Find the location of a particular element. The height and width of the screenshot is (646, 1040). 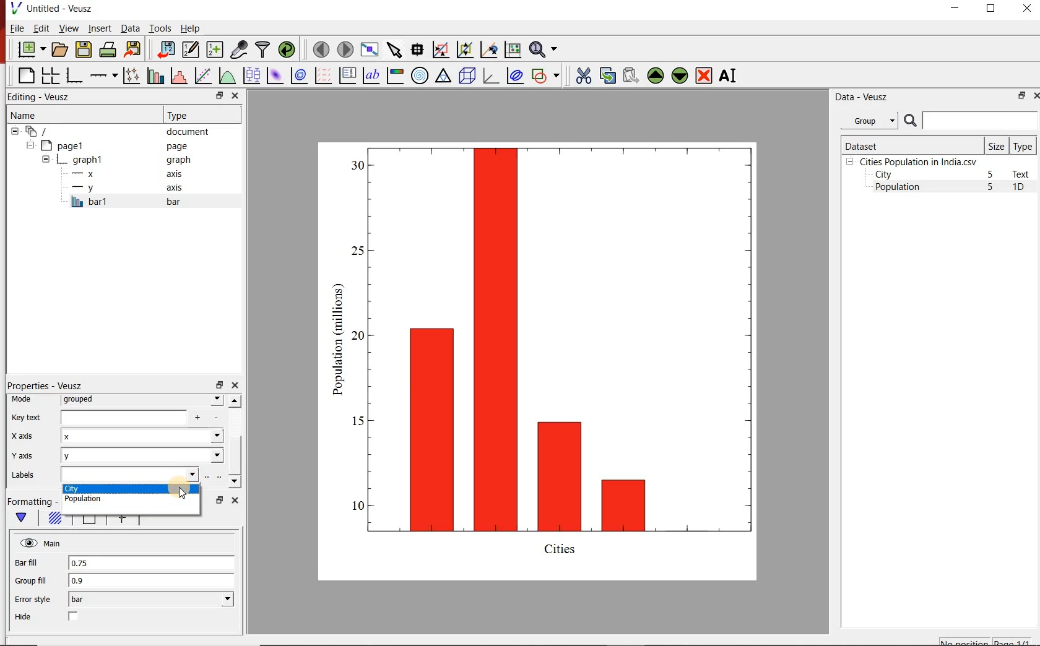

print the document is located at coordinates (107, 50).